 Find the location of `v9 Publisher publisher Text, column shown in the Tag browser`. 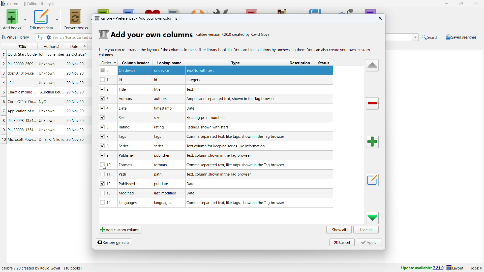

v9 Publisher publisher Text, column shown in the Tag browser is located at coordinates (215, 155).